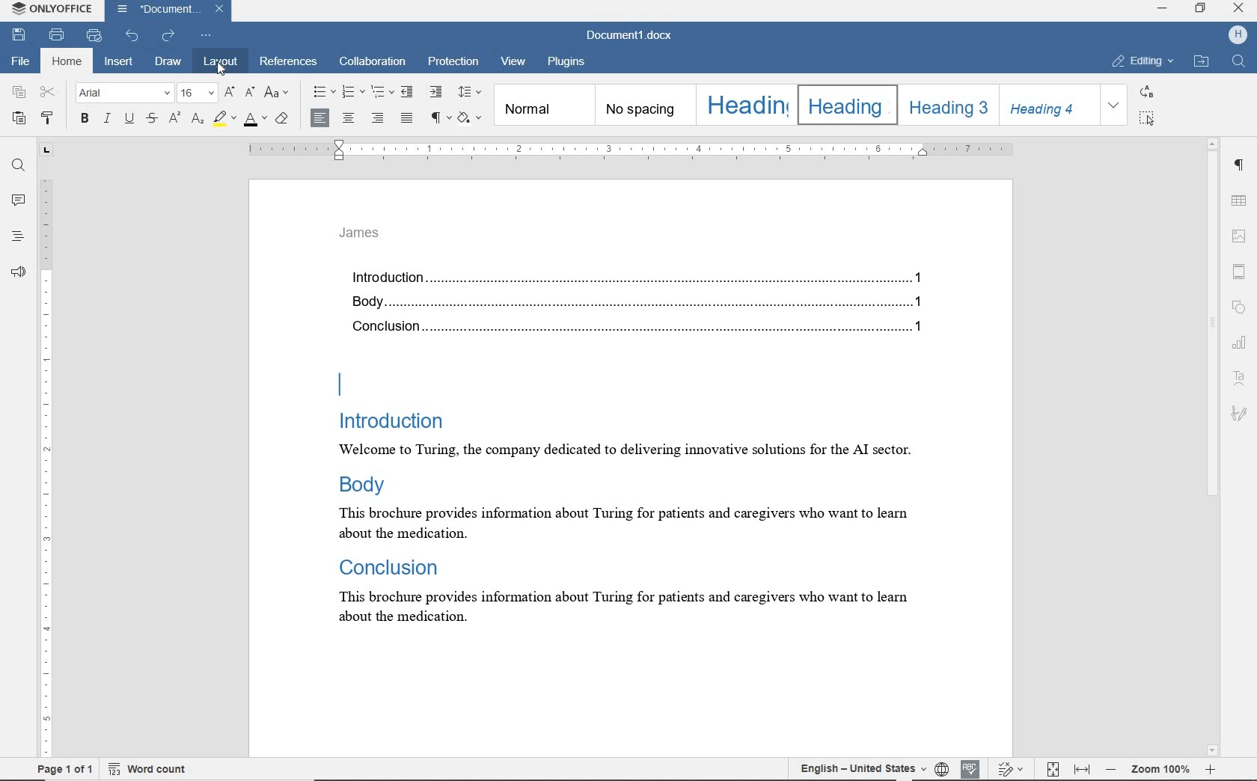 This screenshot has width=1257, height=781. I want to click on FIND, so click(1241, 61).